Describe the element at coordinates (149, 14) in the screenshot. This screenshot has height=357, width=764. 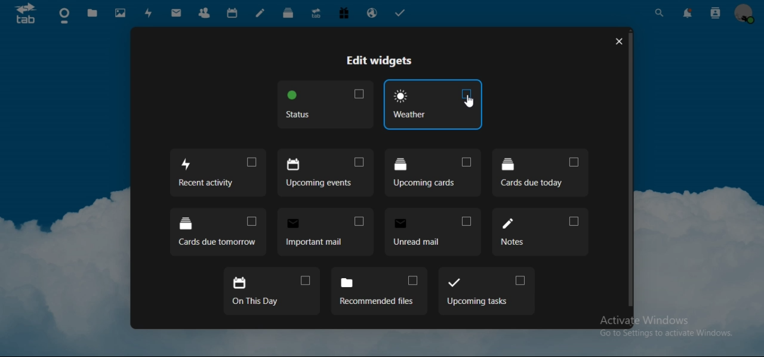
I see `activity` at that location.